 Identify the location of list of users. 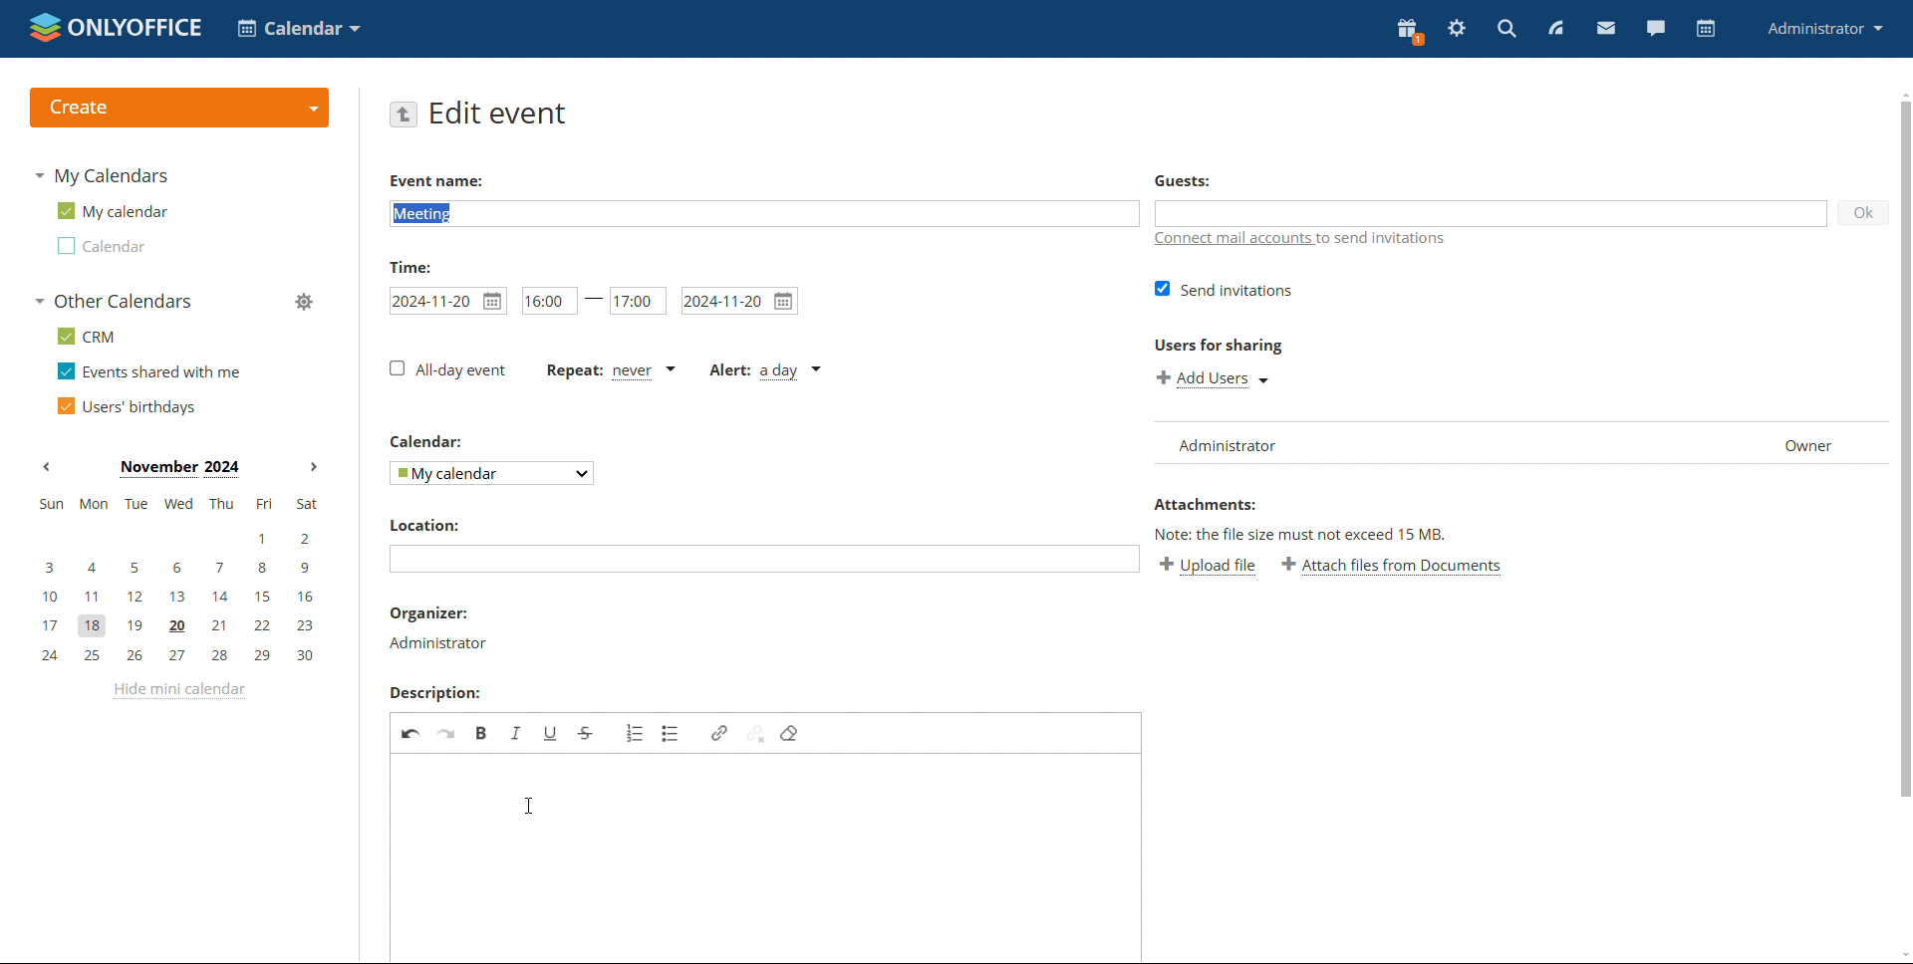
(1517, 443).